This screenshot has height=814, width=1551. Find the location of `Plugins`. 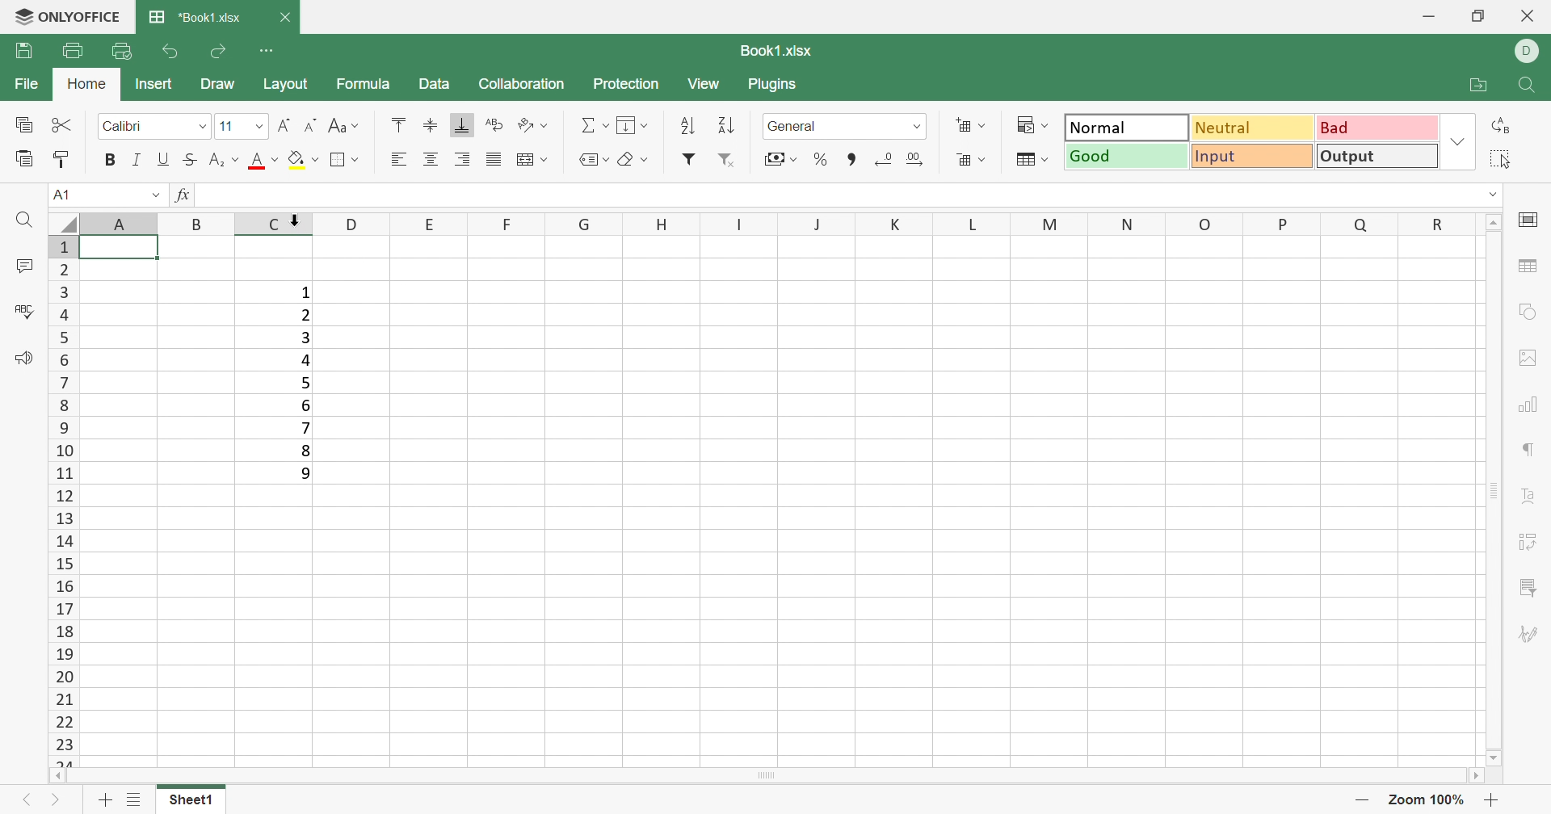

Plugins is located at coordinates (771, 86).